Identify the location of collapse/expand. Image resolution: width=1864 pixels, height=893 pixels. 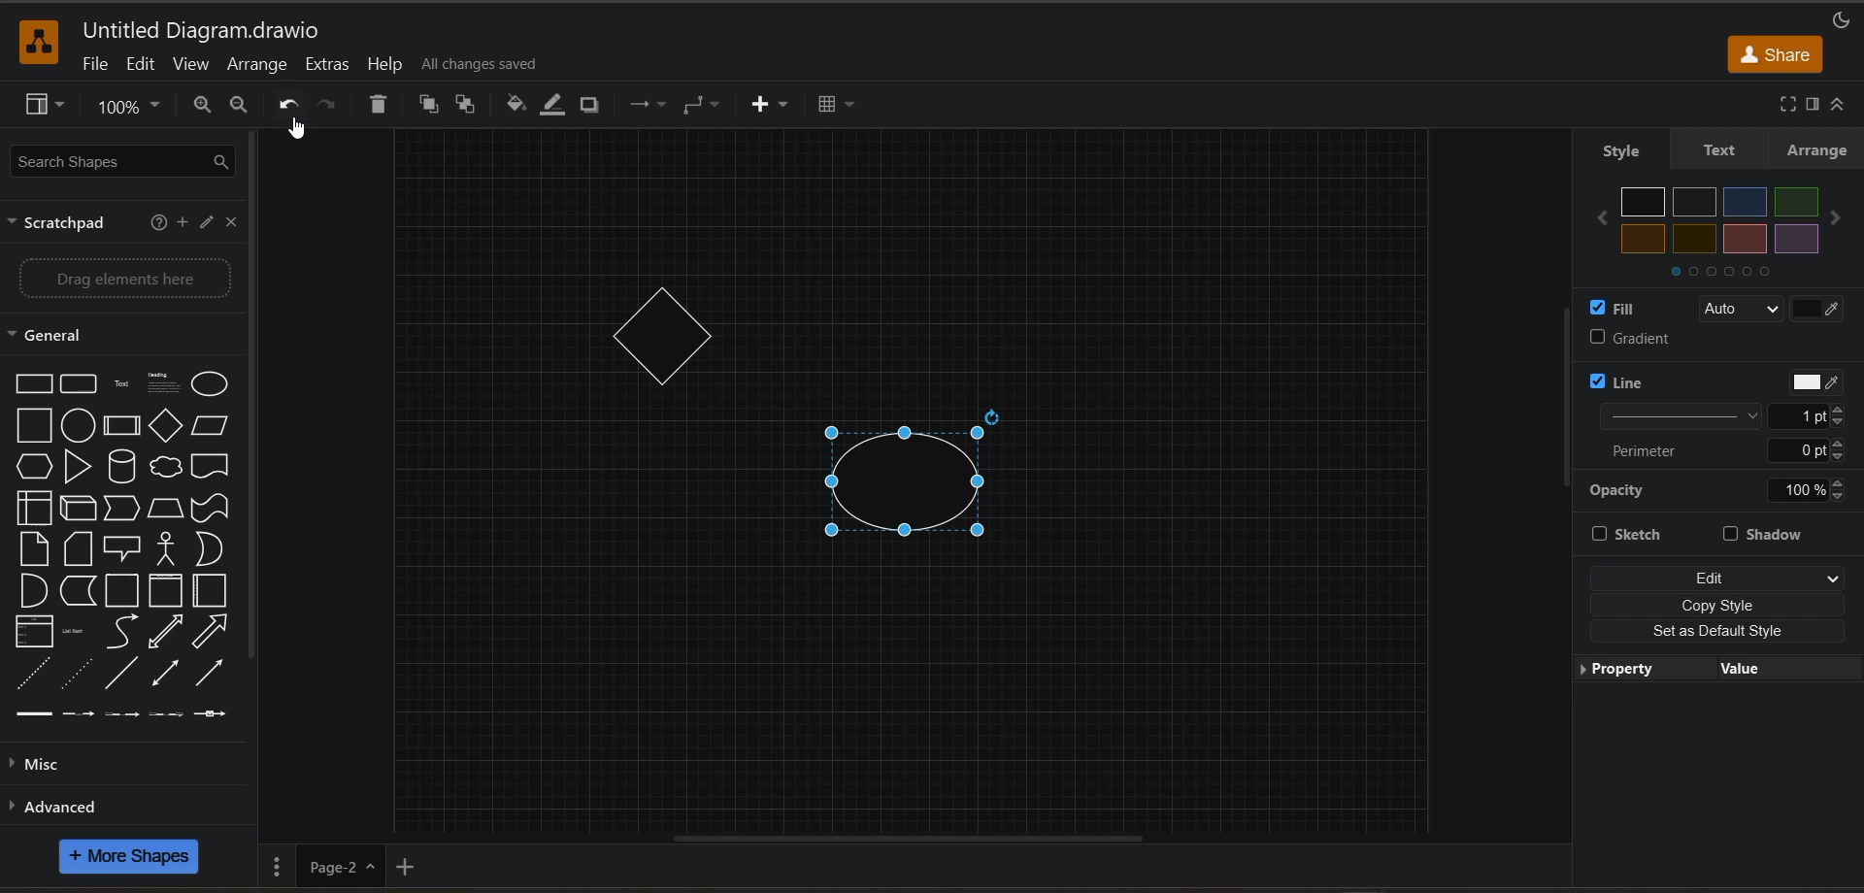
(1842, 102).